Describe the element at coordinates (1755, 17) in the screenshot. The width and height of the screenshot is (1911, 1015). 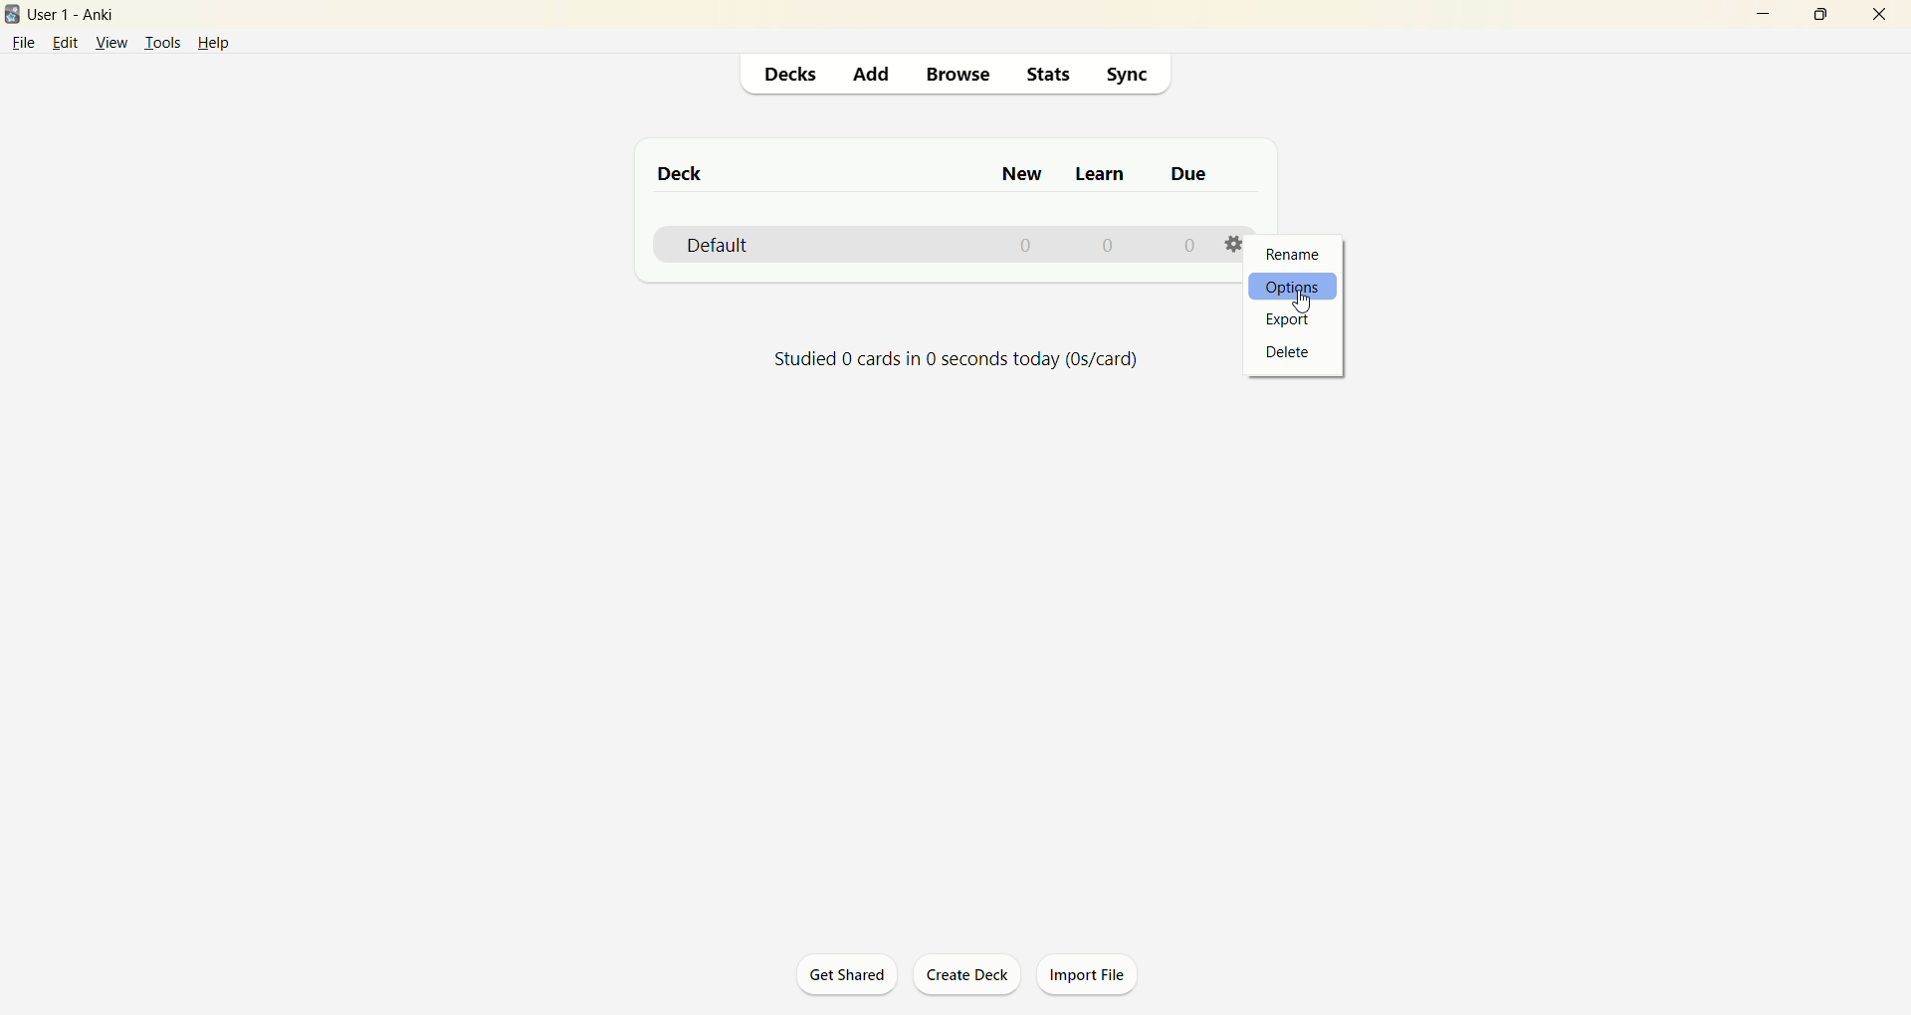
I see `minimize` at that location.